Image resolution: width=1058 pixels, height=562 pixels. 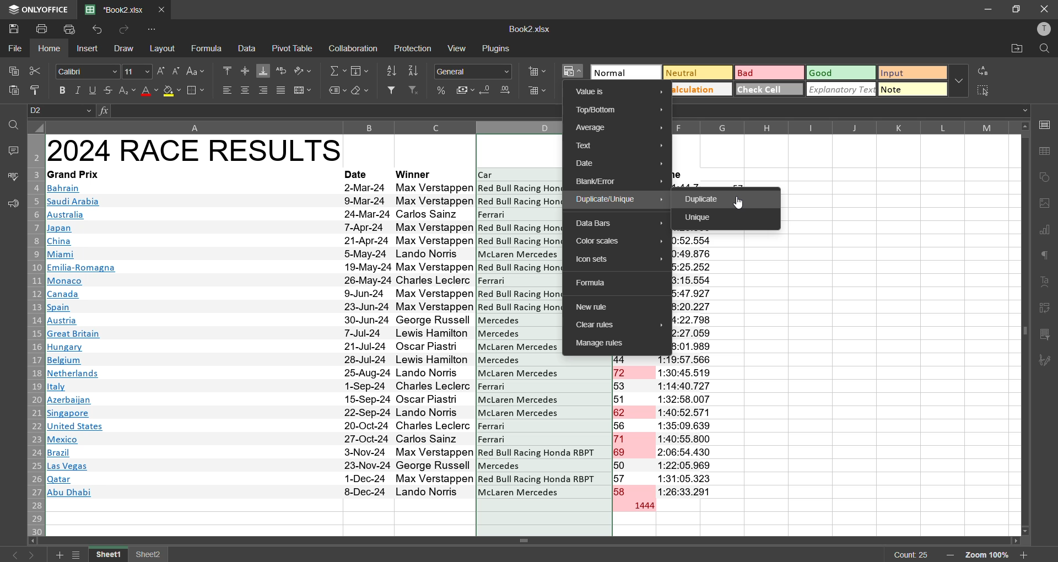 I want to click on date, so click(x=620, y=164).